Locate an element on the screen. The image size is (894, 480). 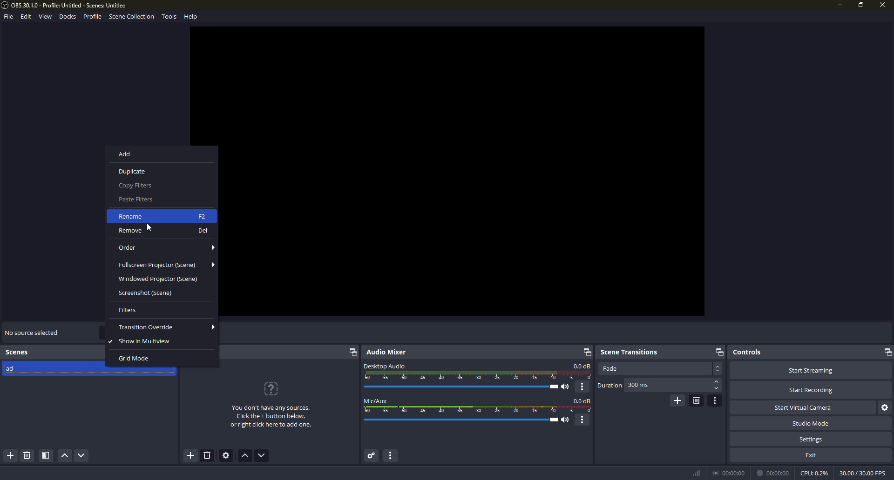
Filters is located at coordinates (161, 310).